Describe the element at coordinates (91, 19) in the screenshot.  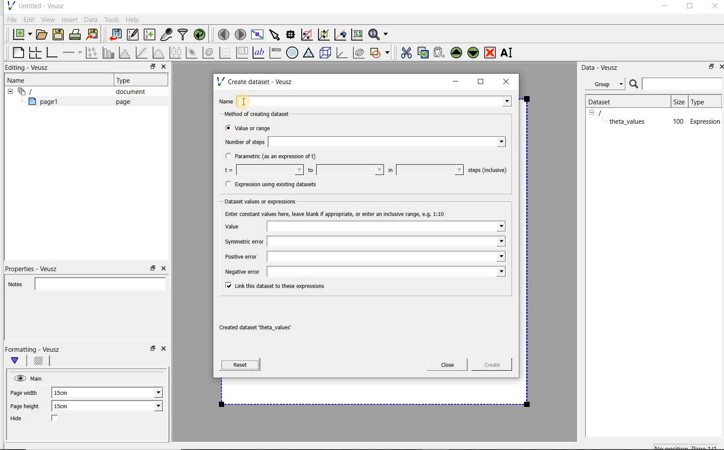
I see `Data` at that location.